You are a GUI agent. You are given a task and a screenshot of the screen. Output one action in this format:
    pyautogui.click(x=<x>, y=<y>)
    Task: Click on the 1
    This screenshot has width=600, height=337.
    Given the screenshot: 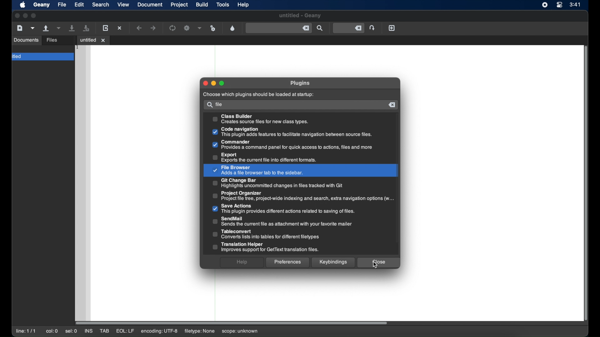 What is the action you would take?
    pyautogui.click(x=78, y=47)
    